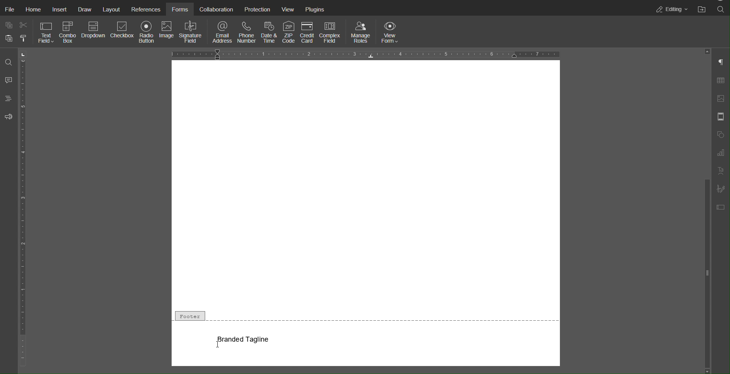 Image resolution: width=730 pixels, height=374 pixels. Describe the element at coordinates (392, 32) in the screenshot. I see `View Form` at that location.